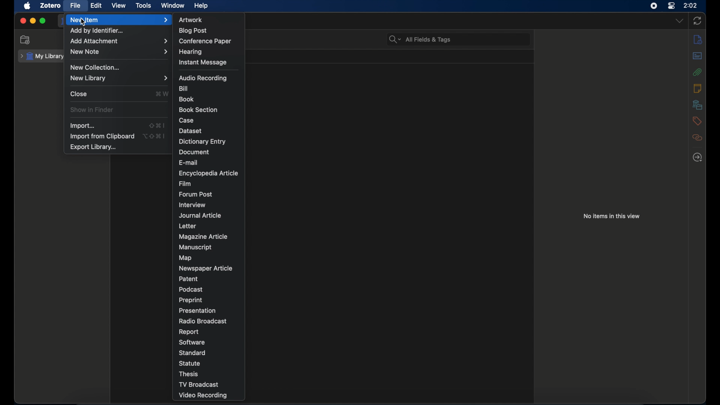  Describe the element at coordinates (193, 152) in the screenshot. I see `document` at that location.